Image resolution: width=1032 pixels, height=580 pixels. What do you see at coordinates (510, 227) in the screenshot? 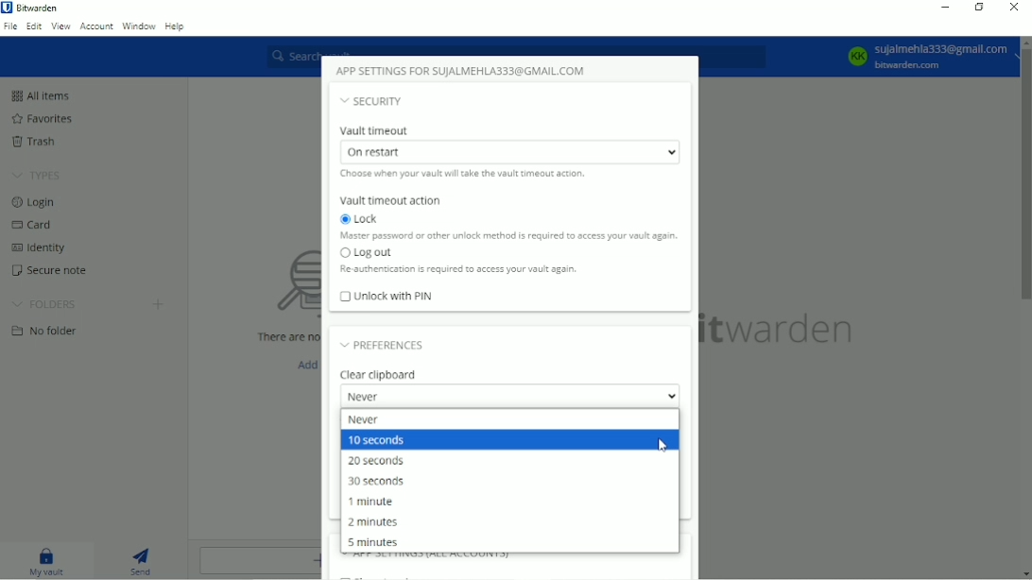
I see `Lock` at bounding box center [510, 227].